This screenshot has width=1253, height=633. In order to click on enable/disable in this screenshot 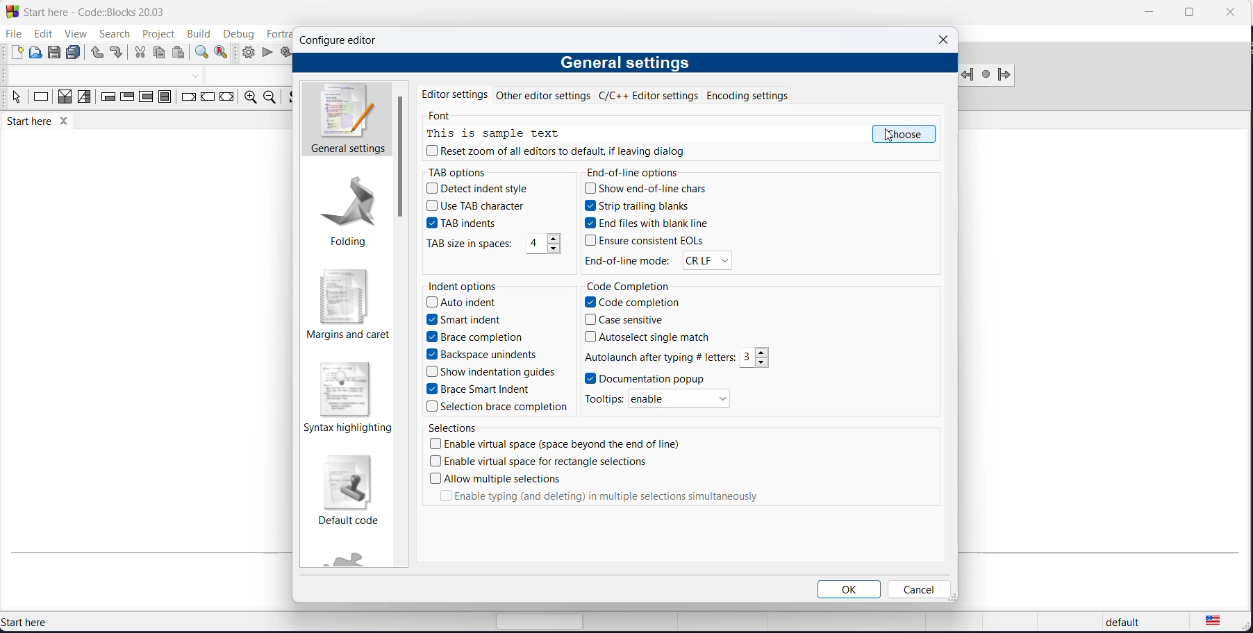, I will do `click(682, 399)`.